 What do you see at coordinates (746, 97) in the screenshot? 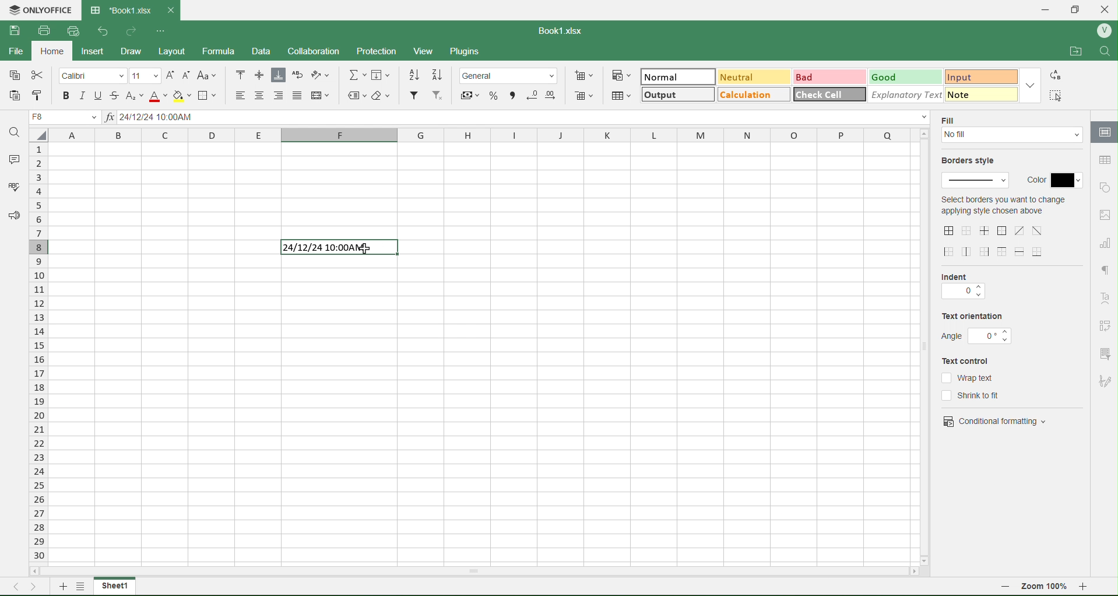
I see `calculation` at bounding box center [746, 97].